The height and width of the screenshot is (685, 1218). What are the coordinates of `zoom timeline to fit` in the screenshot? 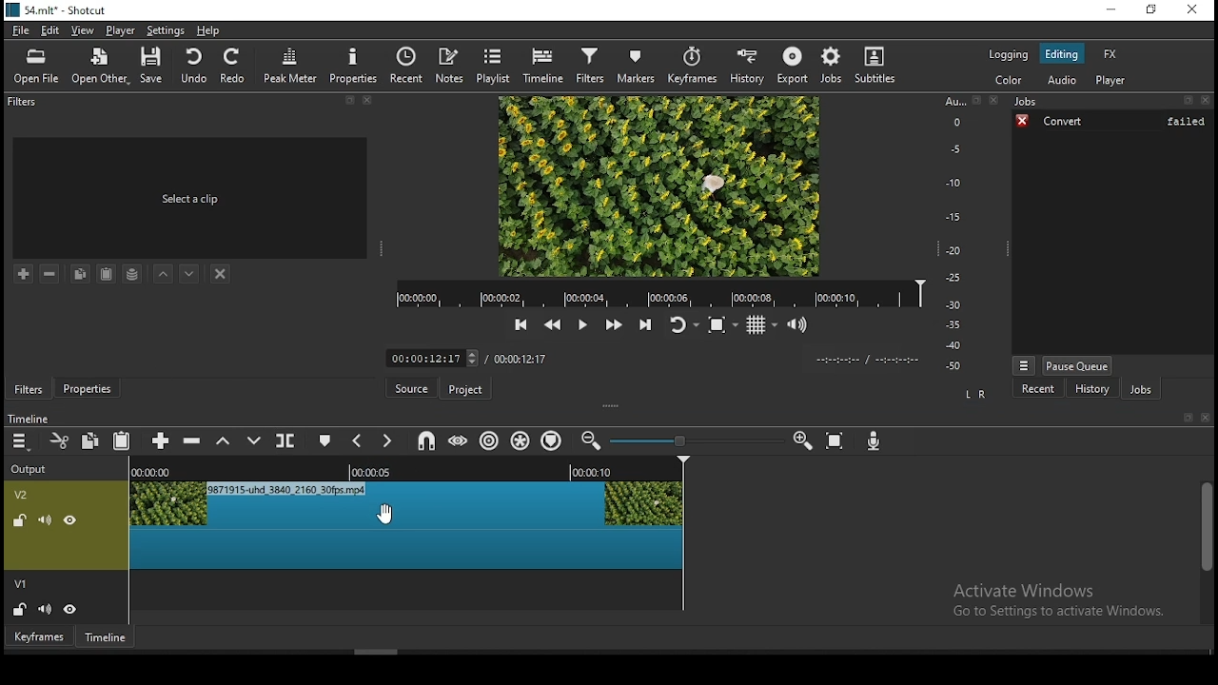 It's located at (836, 442).